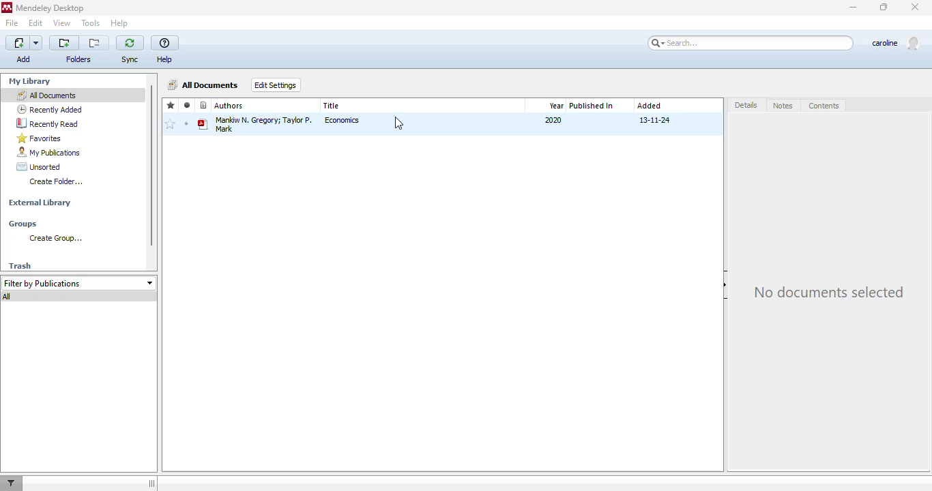  Describe the element at coordinates (592, 106) in the screenshot. I see `published in` at that location.